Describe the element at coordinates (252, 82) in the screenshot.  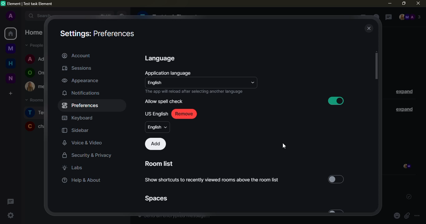
I see `drop down` at that location.